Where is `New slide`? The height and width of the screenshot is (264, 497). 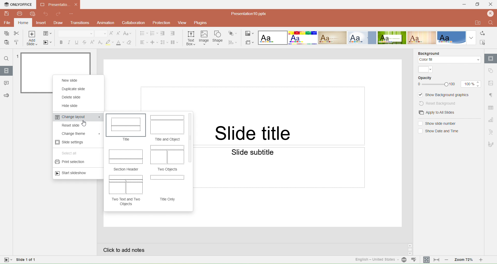
New slide is located at coordinates (70, 81).